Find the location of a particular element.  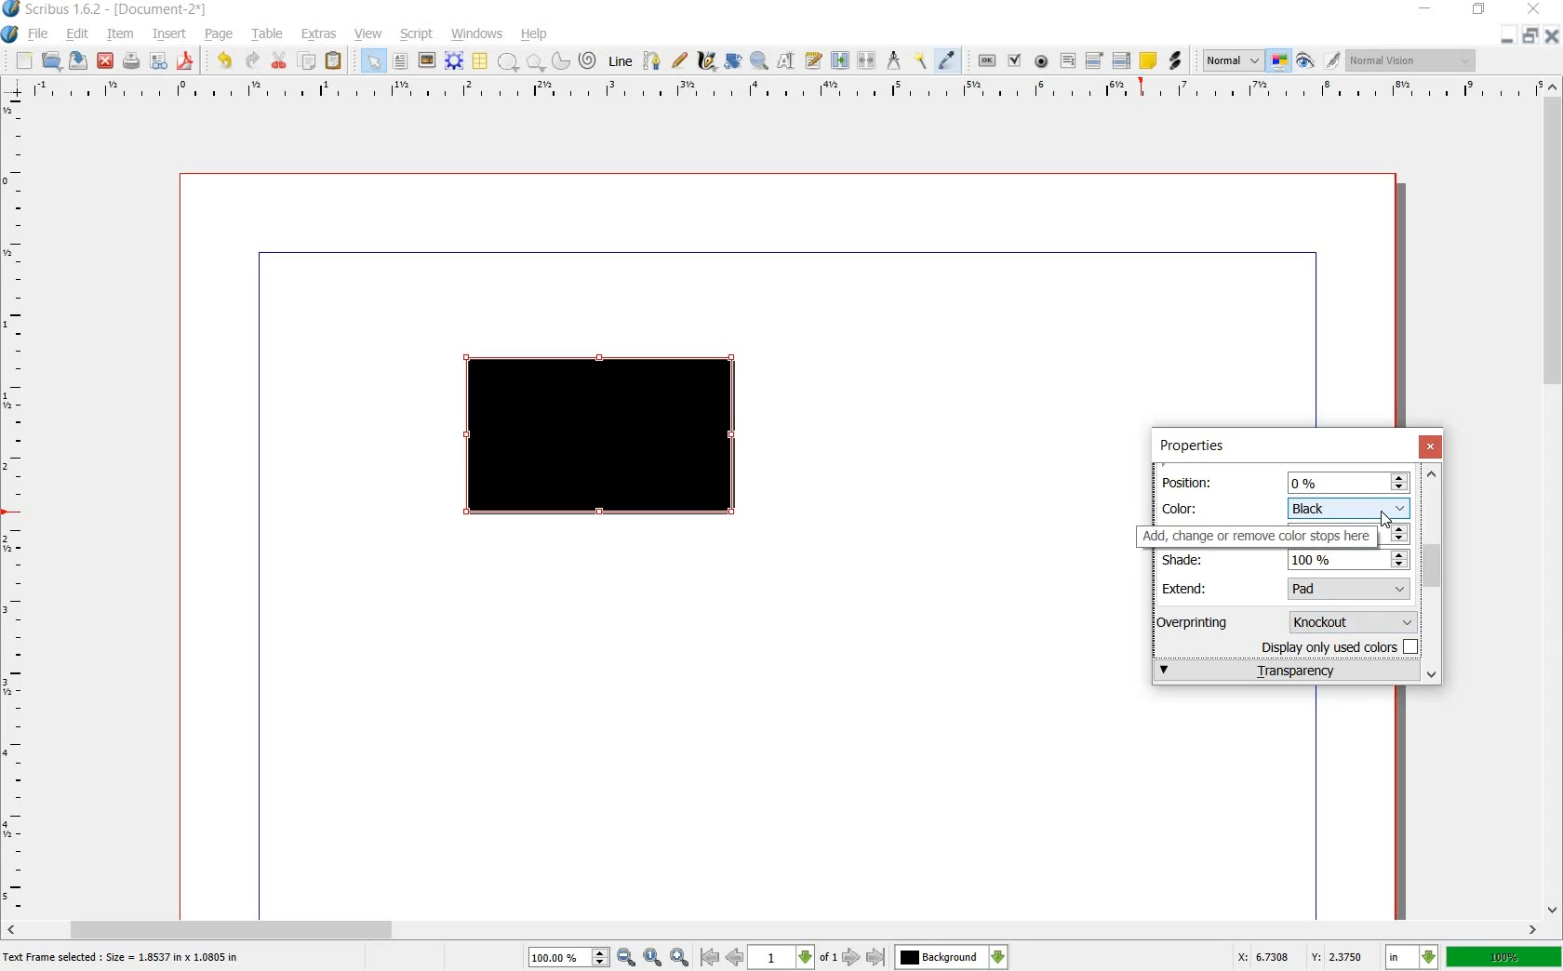

text annotation is located at coordinates (1148, 60).